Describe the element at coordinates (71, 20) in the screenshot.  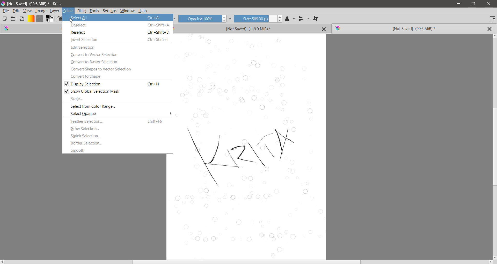
I see `Cursor` at that location.